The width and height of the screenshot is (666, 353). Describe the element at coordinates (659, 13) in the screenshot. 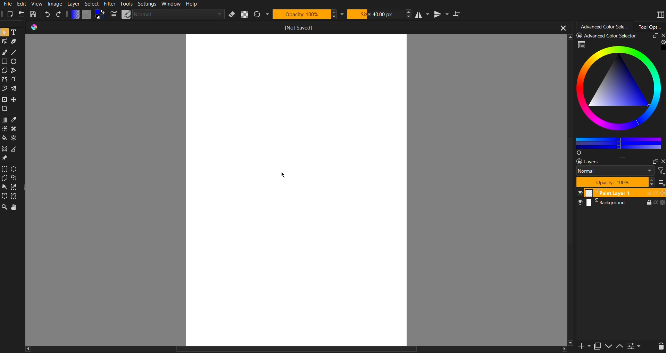

I see `Workspaces` at that location.